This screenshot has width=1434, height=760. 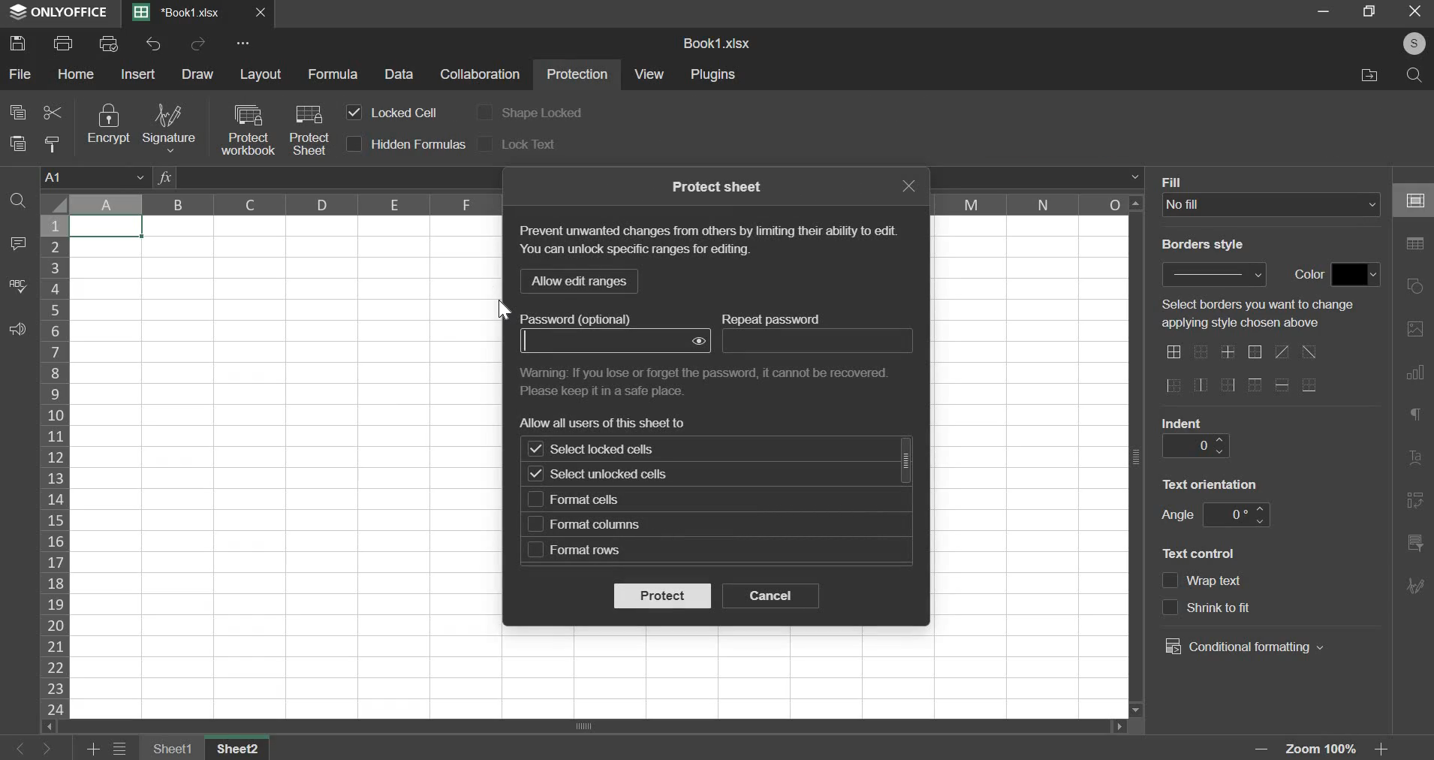 I want to click on ONLYOFFICE, so click(x=56, y=13).